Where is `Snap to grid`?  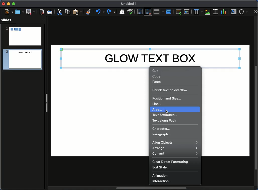 Snap to grid is located at coordinates (149, 12).